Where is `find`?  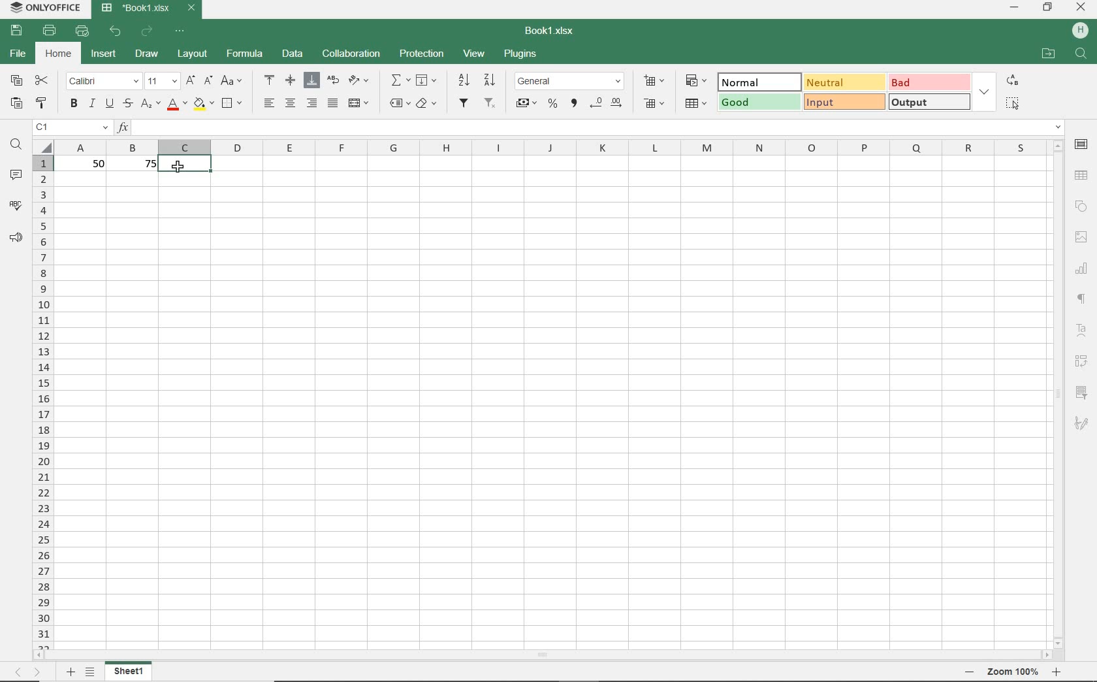 find is located at coordinates (1080, 53).